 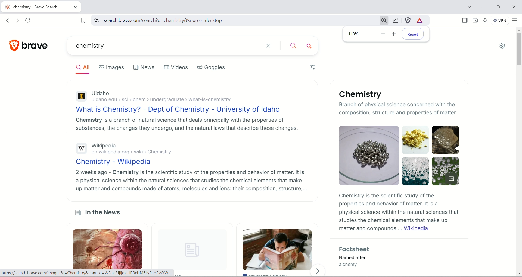 What do you see at coordinates (212, 67) in the screenshot?
I see `Goggles` at bounding box center [212, 67].